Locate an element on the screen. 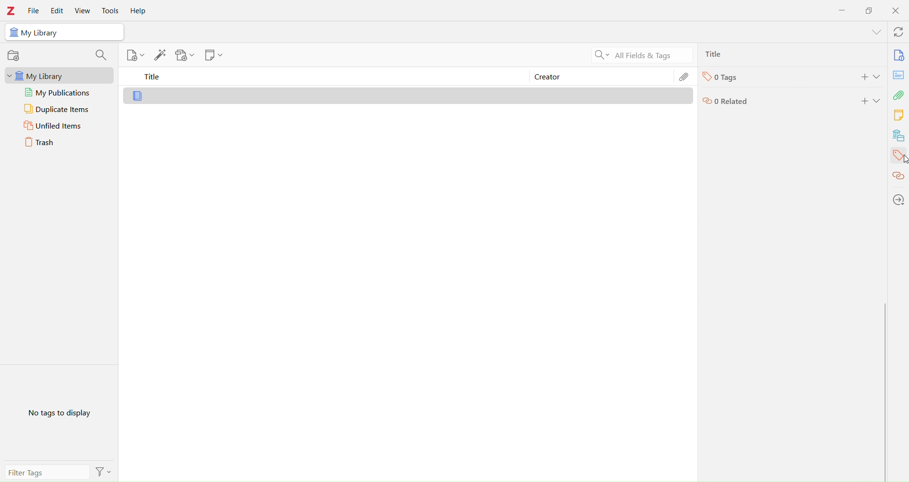  Filter is located at coordinates (104, 471).